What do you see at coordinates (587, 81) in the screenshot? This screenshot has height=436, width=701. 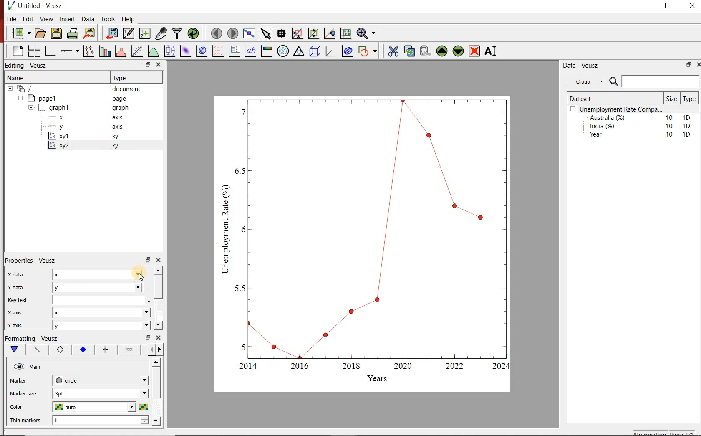 I see `Group` at bounding box center [587, 81].